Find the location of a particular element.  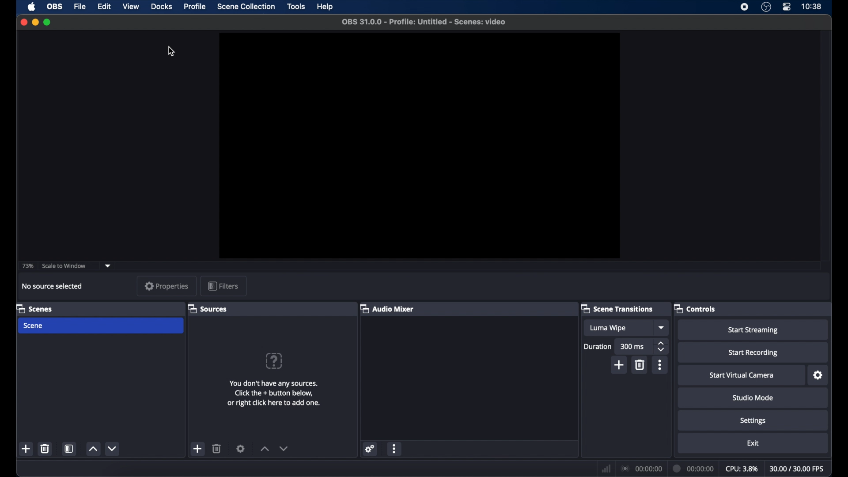

more options is located at coordinates (394, 448).